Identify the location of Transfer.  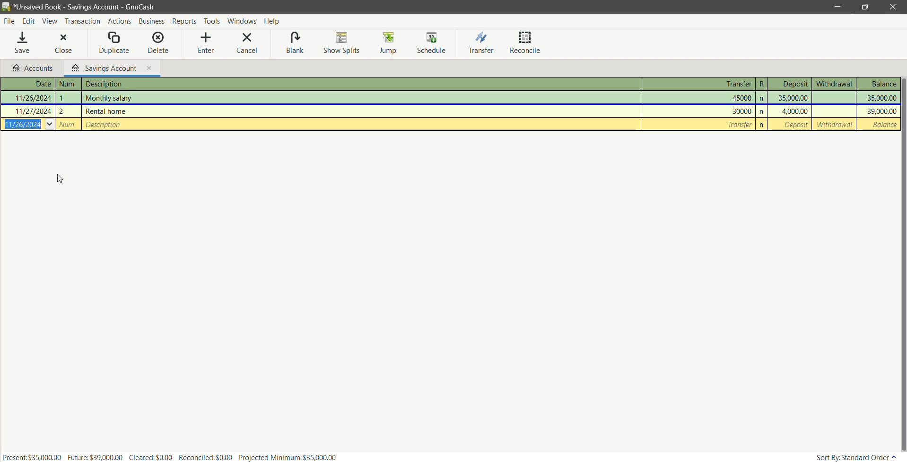
(698, 84).